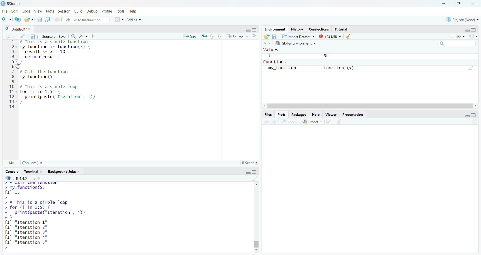  What do you see at coordinates (267, 36) in the screenshot?
I see `load workspace` at bounding box center [267, 36].